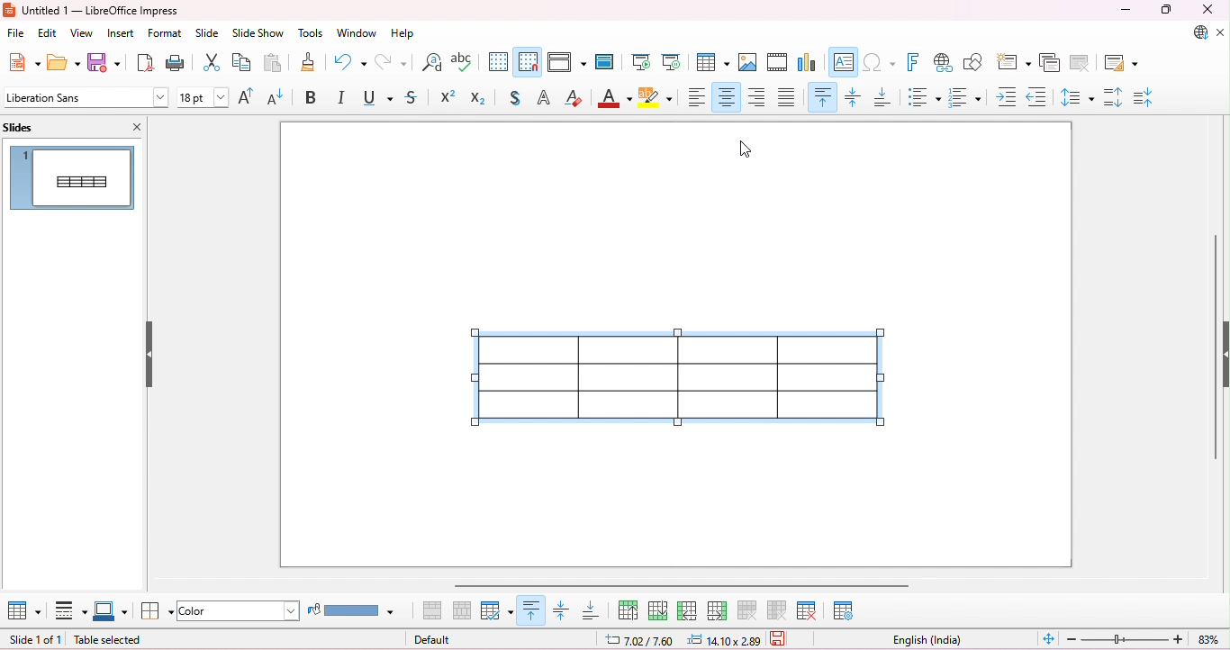 Image resolution: width=1230 pixels, height=650 pixels. I want to click on redo, so click(391, 62).